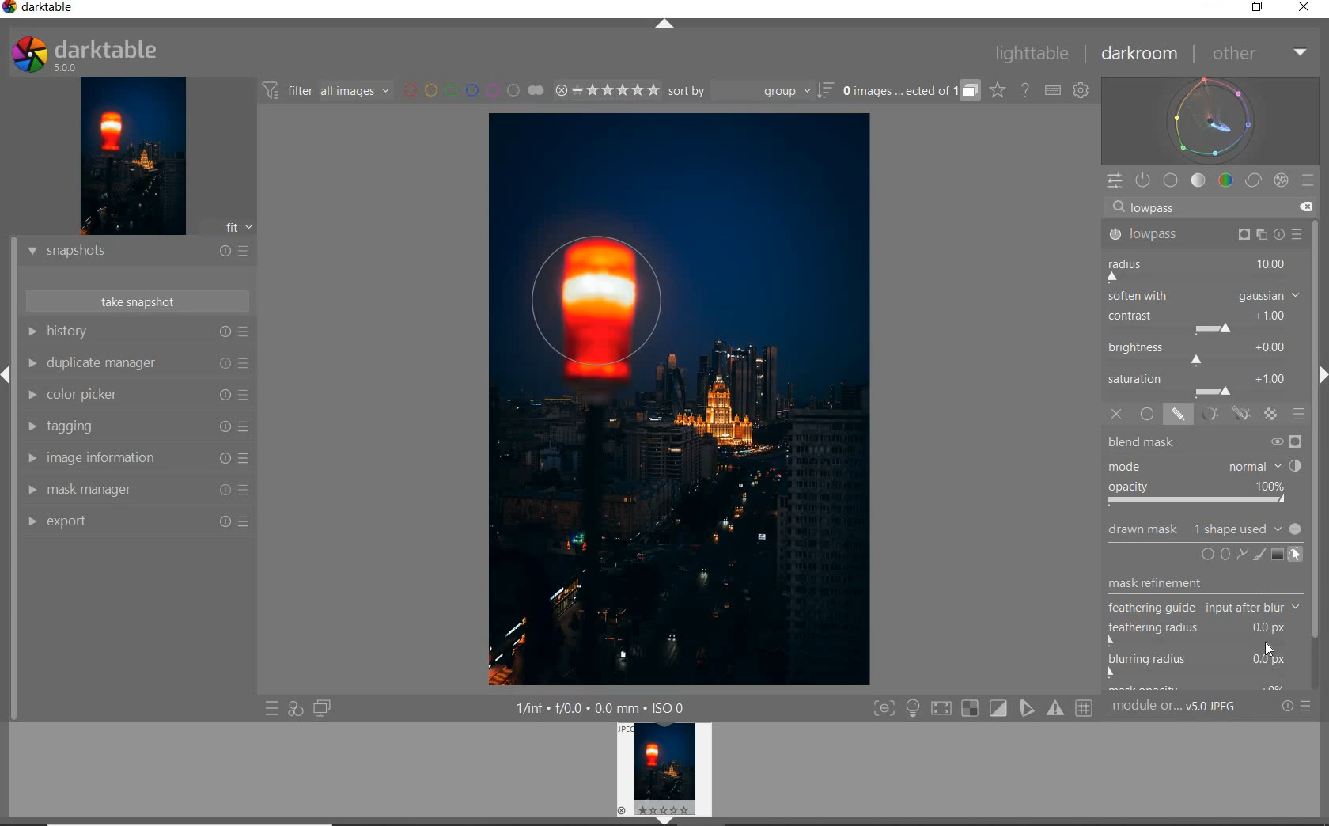  I want to click on CURSOR, so click(1270, 650).